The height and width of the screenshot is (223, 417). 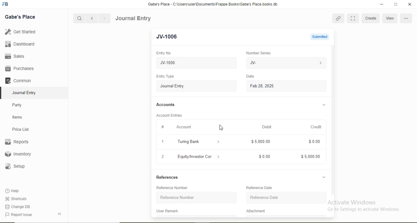 What do you see at coordinates (180, 63) in the screenshot?
I see `JV-1006` at bounding box center [180, 63].